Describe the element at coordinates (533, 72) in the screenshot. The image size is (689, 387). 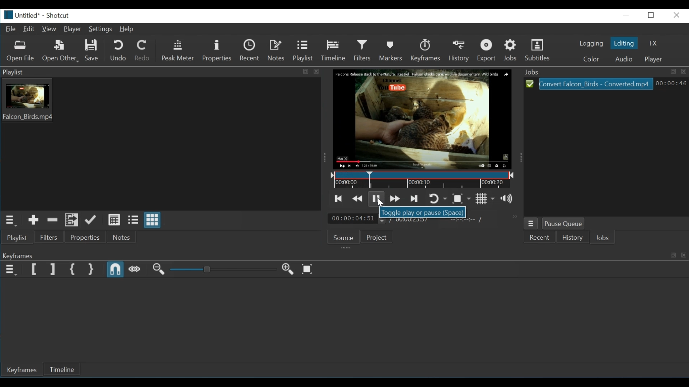
I see `Jobs` at that location.